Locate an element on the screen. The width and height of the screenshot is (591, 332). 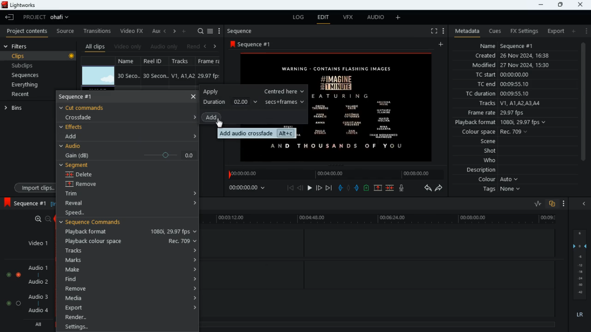
toggle is located at coordinates (6, 303).